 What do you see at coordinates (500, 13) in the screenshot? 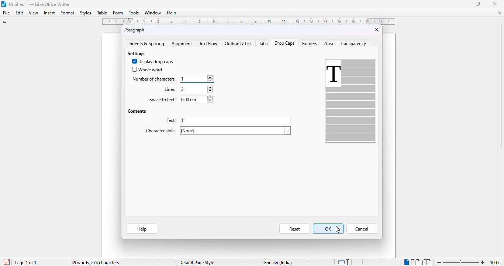
I see `close document` at bounding box center [500, 13].